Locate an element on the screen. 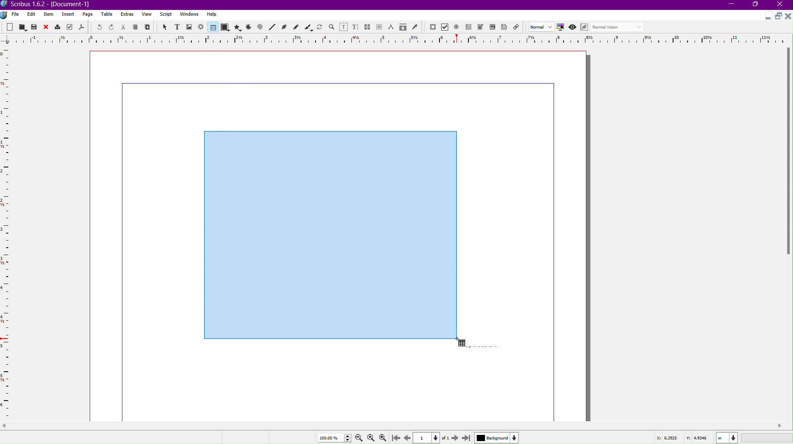 This screenshot has width=793, height=444. Page is located at coordinates (88, 14).